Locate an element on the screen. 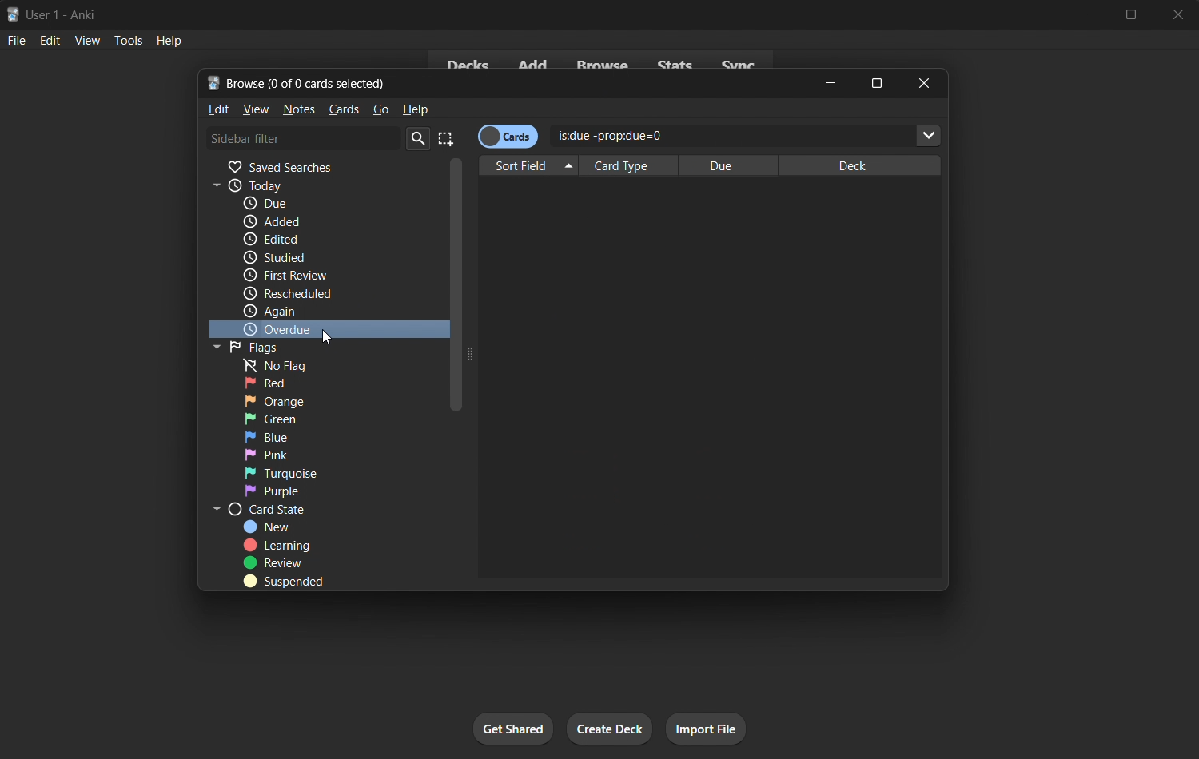 The height and width of the screenshot is (759, 1199). first review is located at coordinates (300, 277).